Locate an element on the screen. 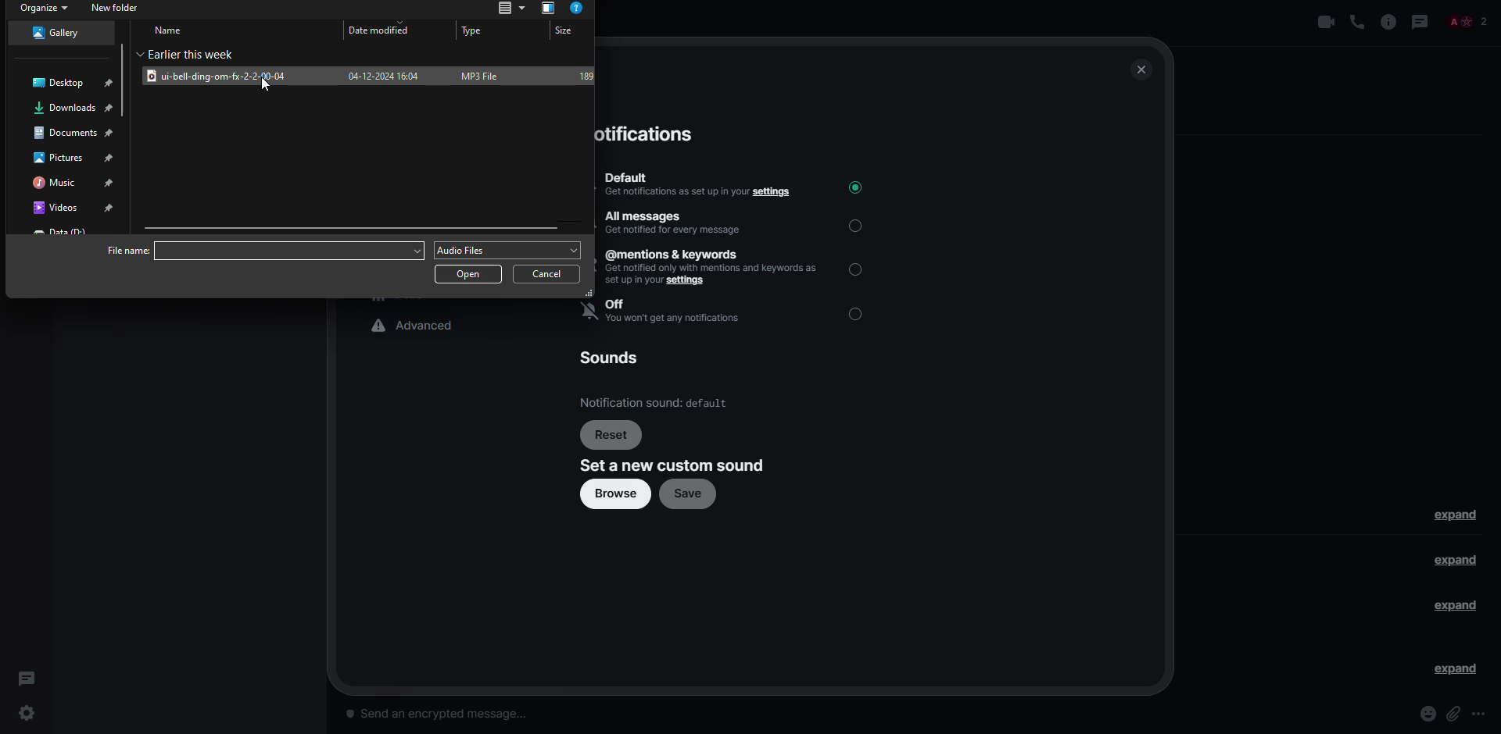 This screenshot has height=734, width=1501. threads is located at coordinates (26, 675).